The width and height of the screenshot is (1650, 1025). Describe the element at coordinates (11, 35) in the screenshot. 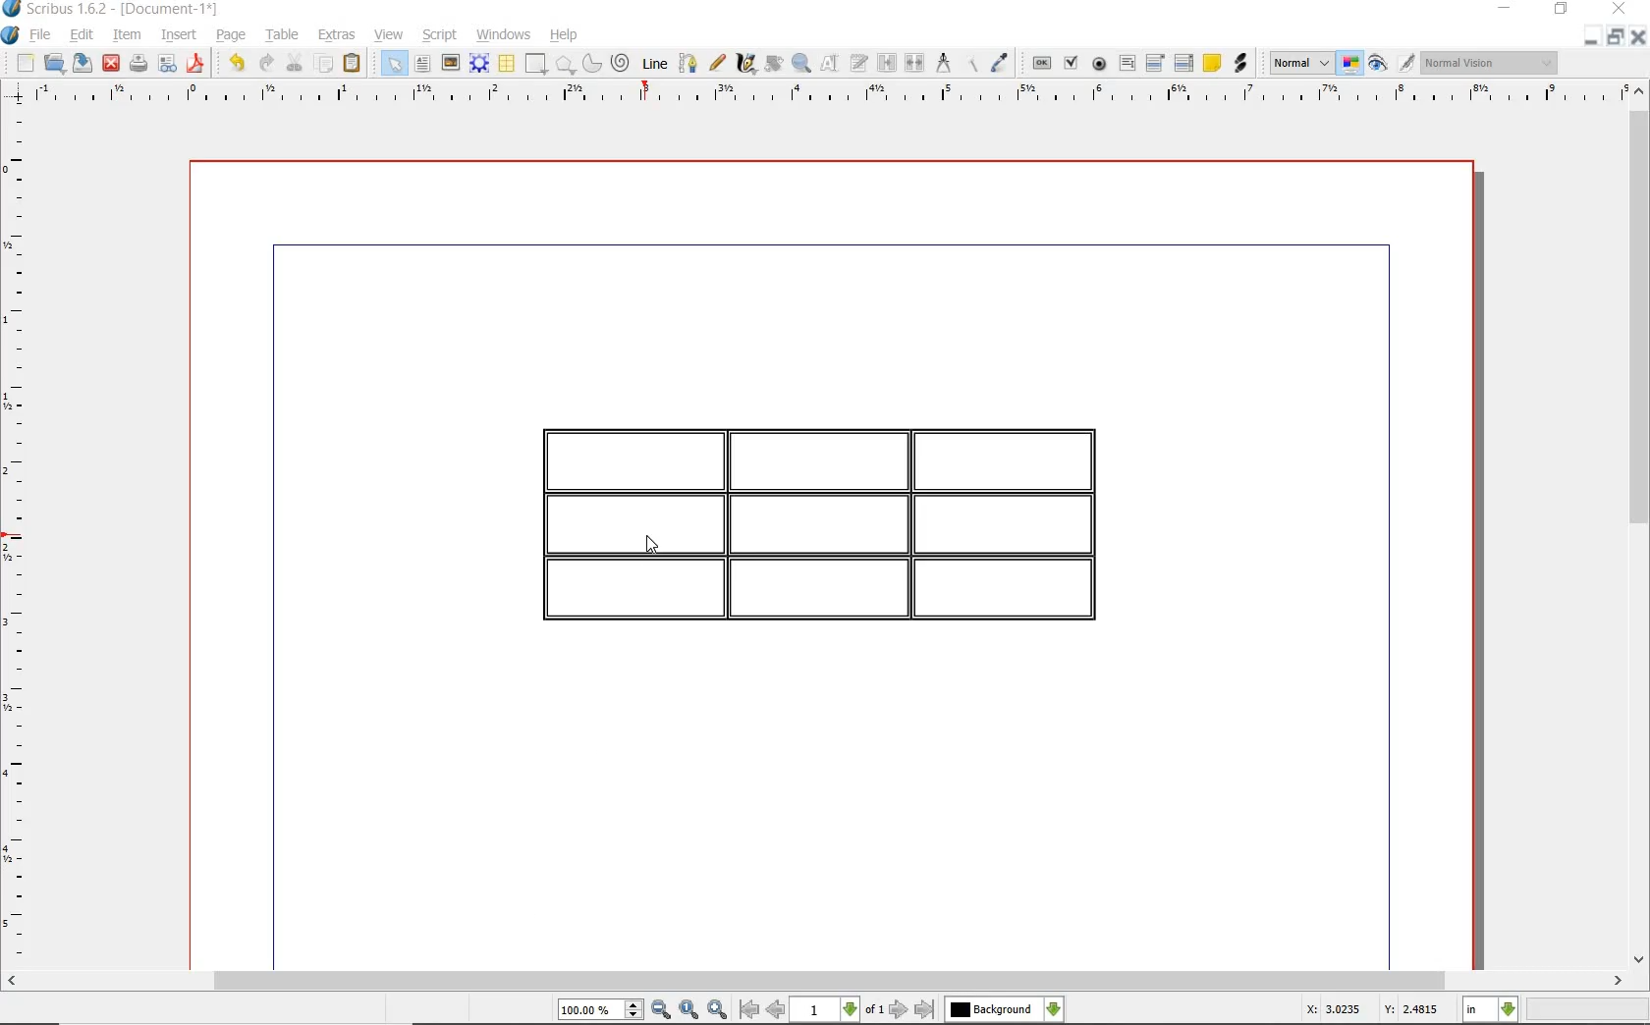

I see `system logo` at that location.